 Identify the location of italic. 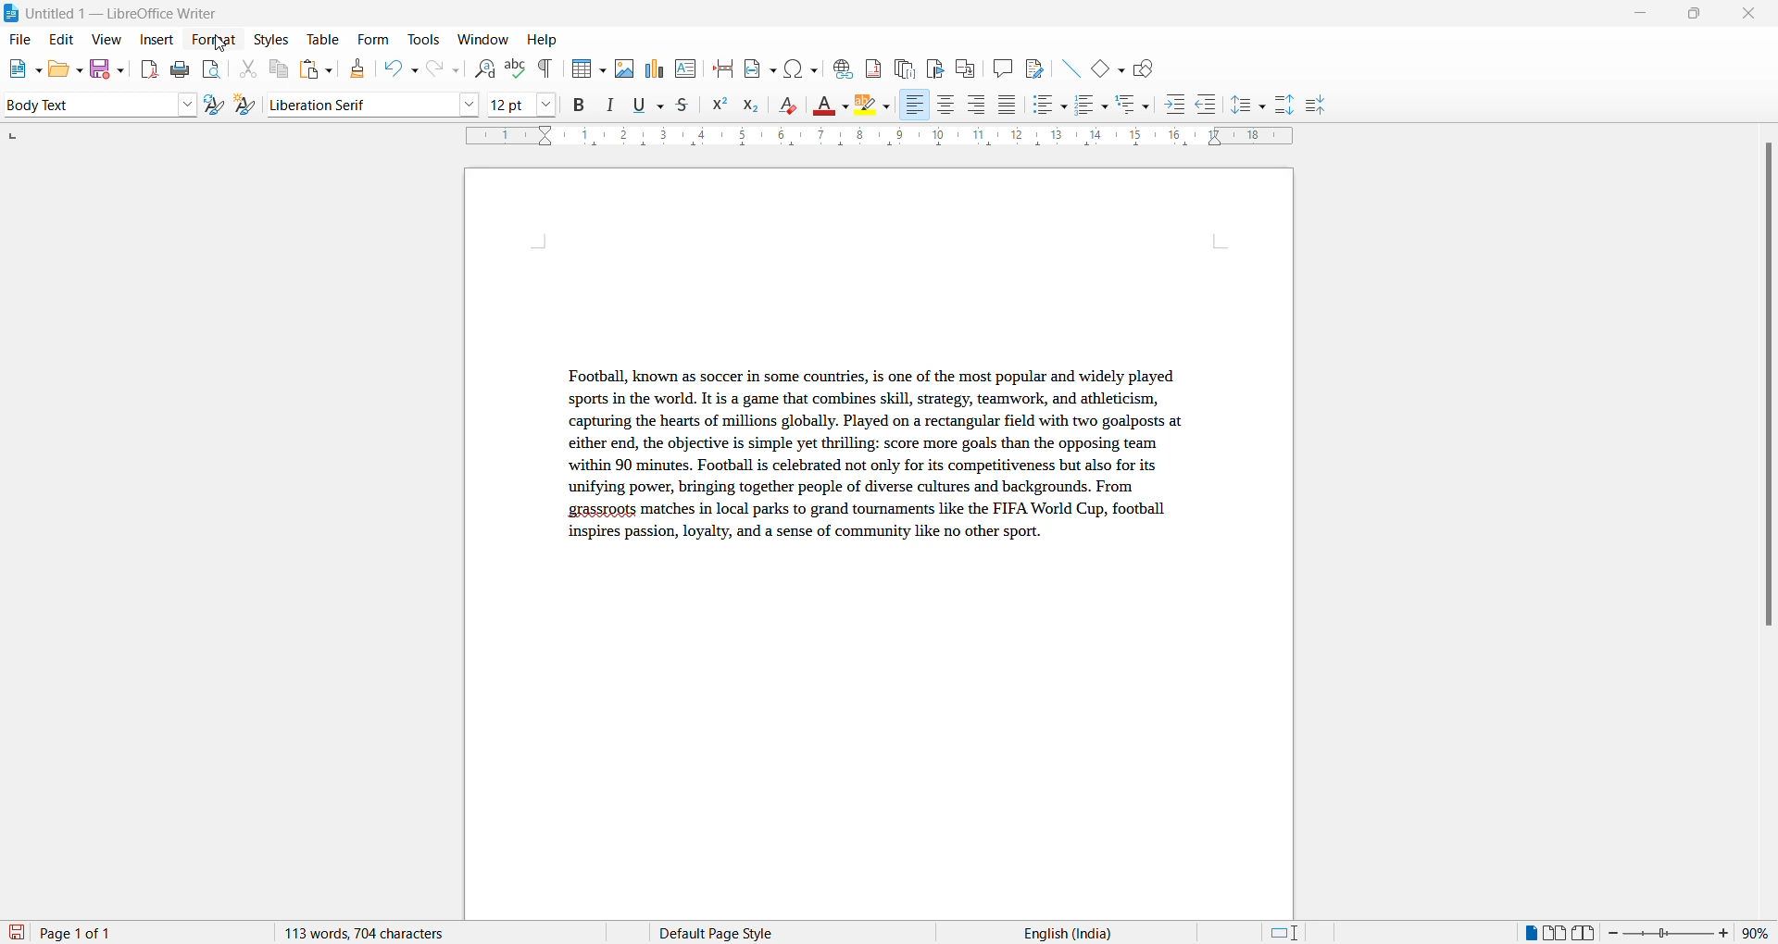
(614, 106).